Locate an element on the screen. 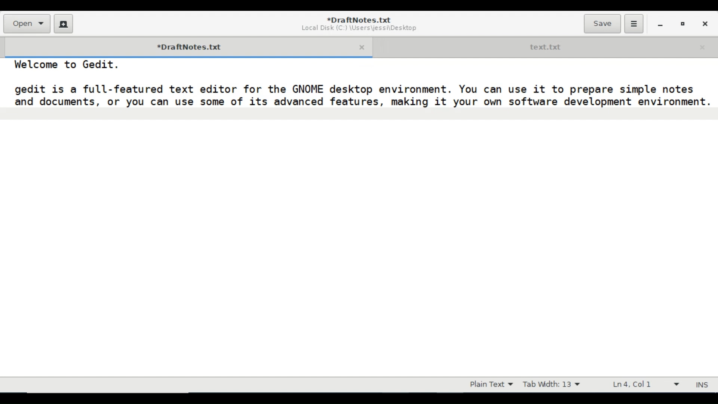  new line is located at coordinates (359, 114).